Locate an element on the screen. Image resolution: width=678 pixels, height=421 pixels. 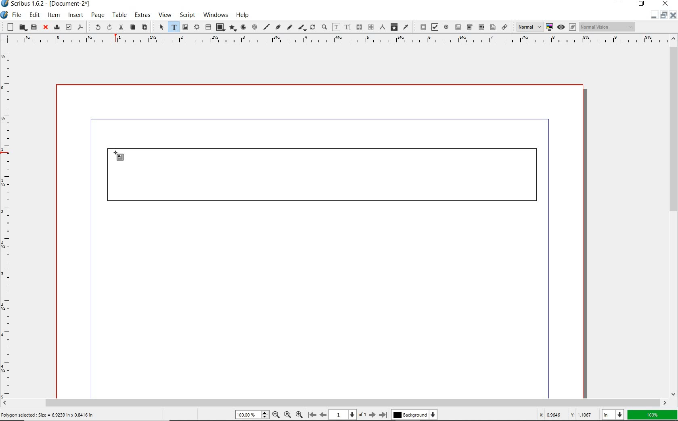
insert is located at coordinates (75, 15).